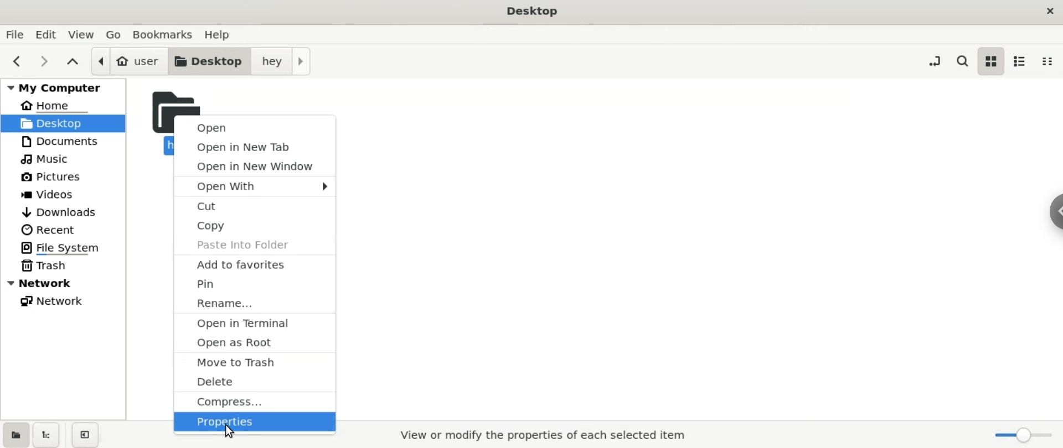 Image resolution: width=1063 pixels, height=448 pixels. I want to click on copy, so click(253, 225).